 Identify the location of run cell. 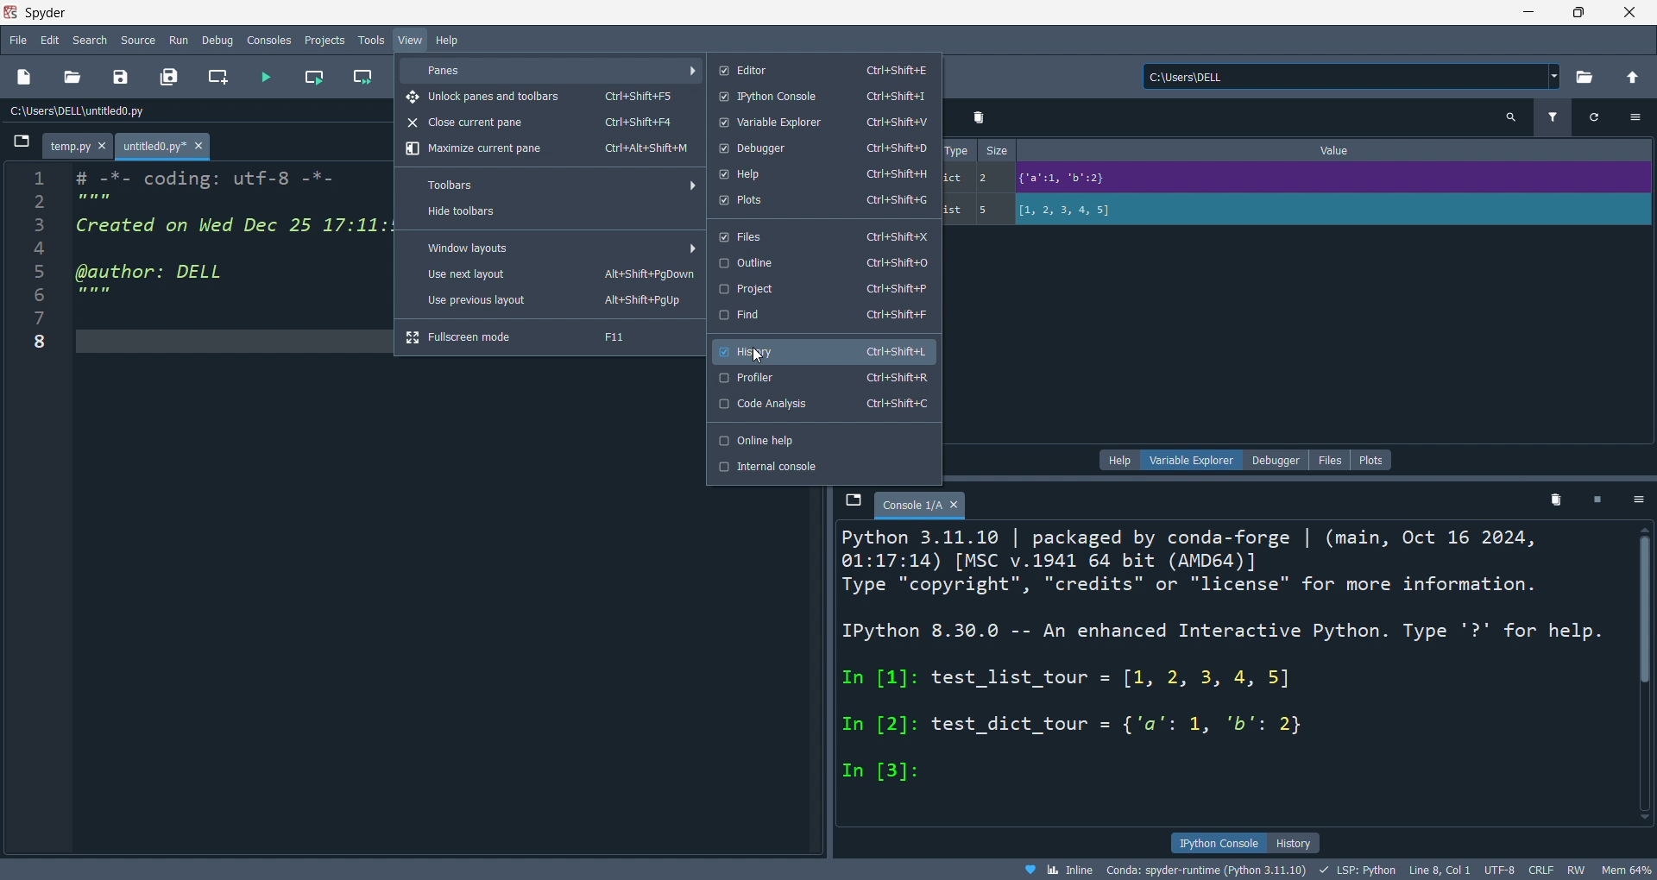
(312, 79).